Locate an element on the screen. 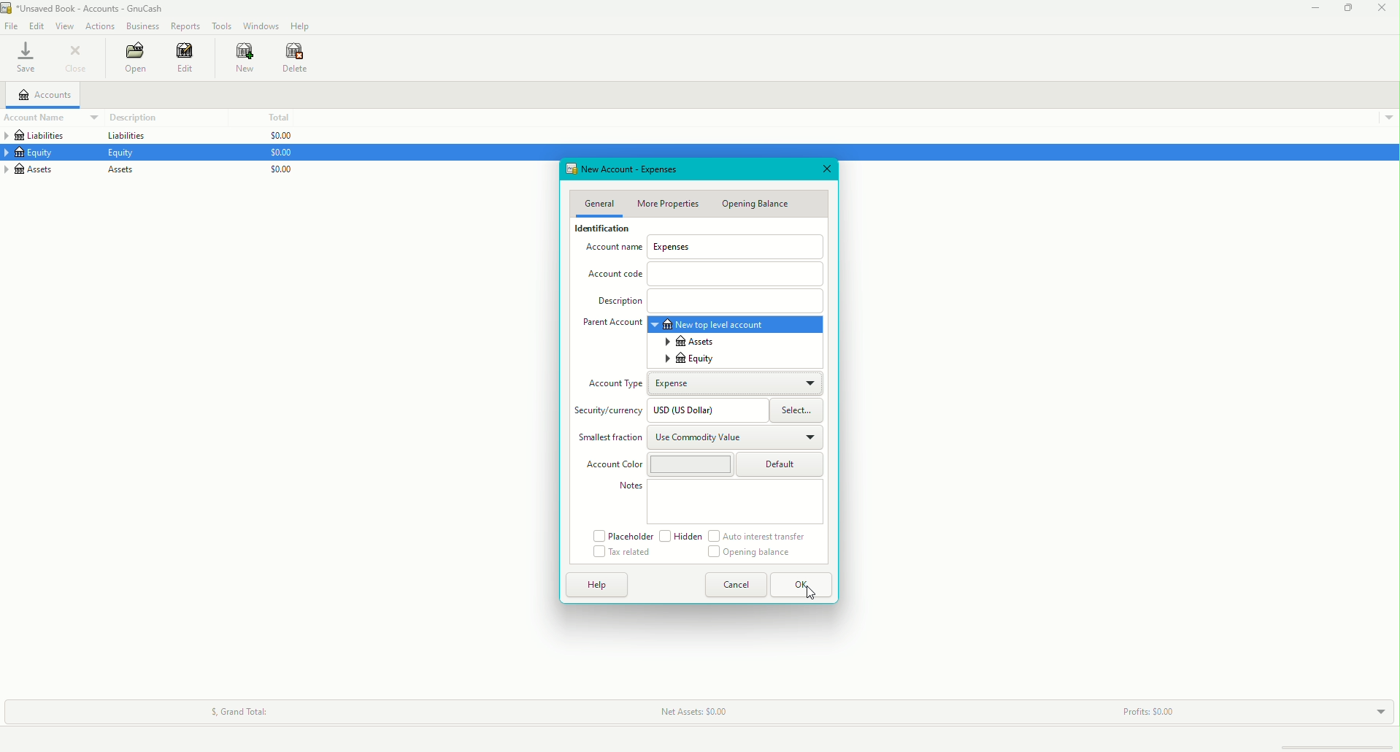 The width and height of the screenshot is (1400, 752). New top level account is located at coordinates (720, 323).